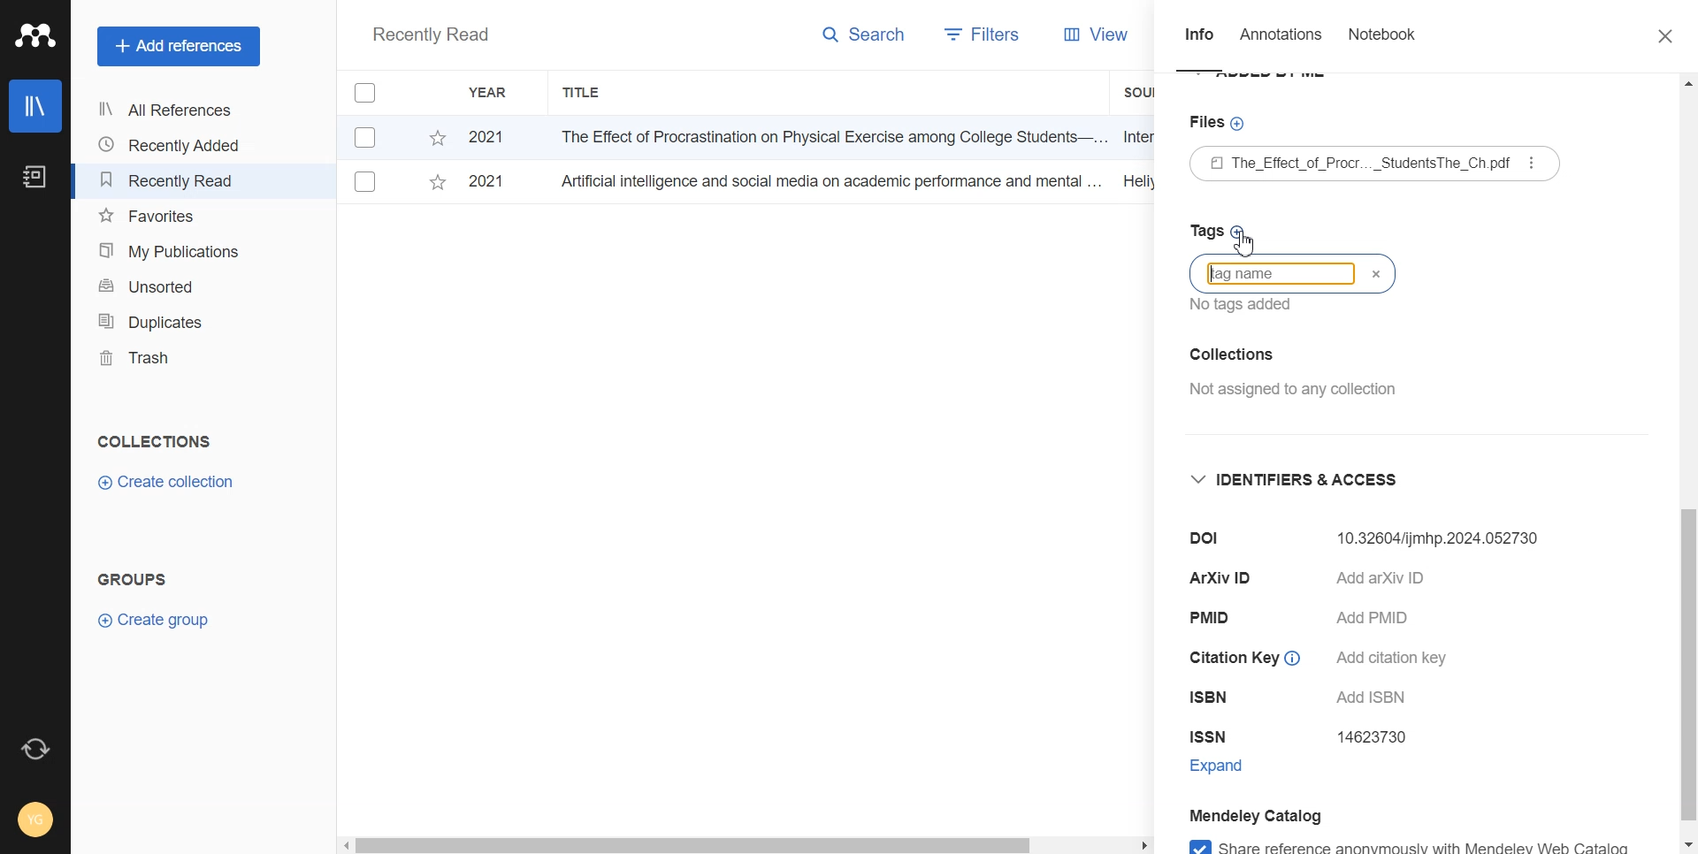 This screenshot has height=854, width=1698. What do you see at coordinates (1330, 583) in the screenshot?
I see `ArXiv ID Add arXiv ID` at bounding box center [1330, 583].